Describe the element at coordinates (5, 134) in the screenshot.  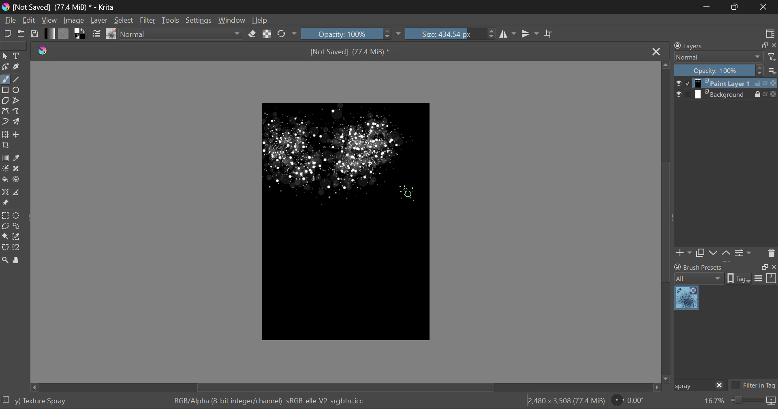
I see `Transform Layer` at that location.